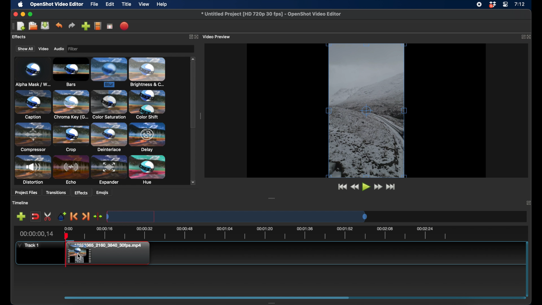 The height and width of the screenshot is (305, 542). I want to click on emojis, so click(103, 192).